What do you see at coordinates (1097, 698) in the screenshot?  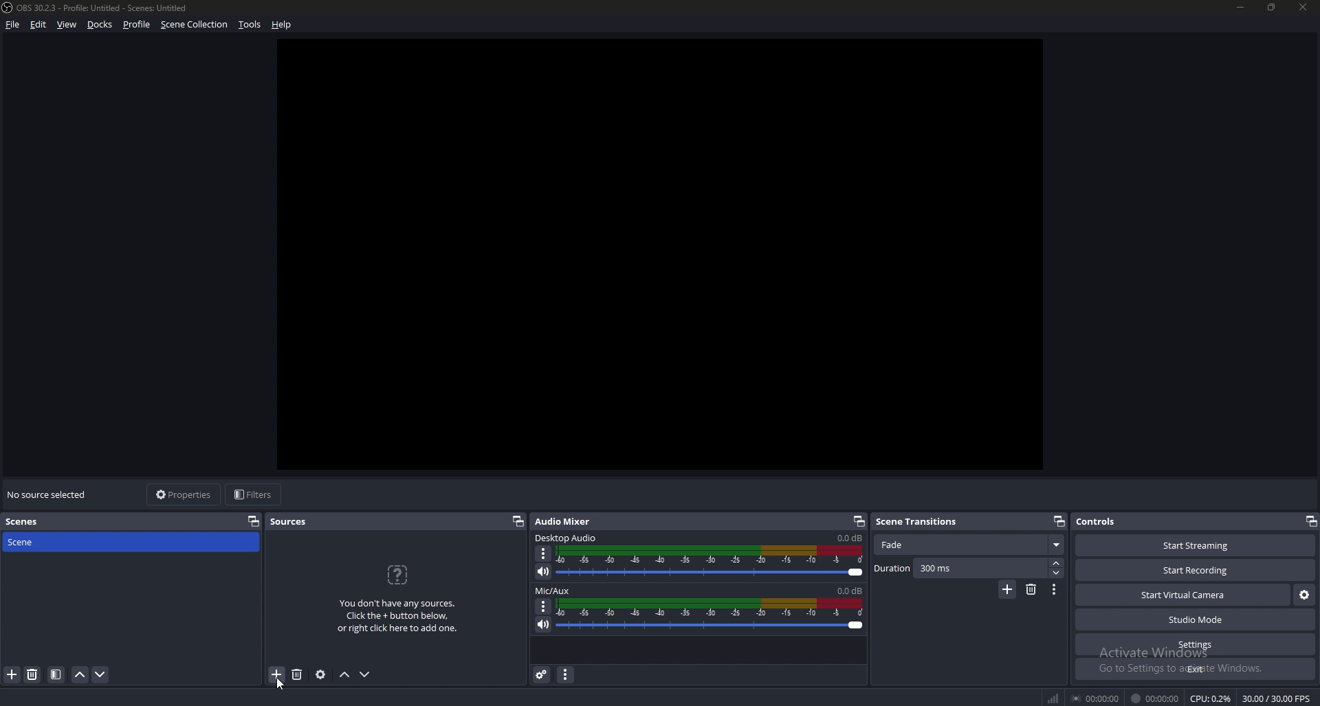 I see `00:00:00` at bounding box center [1097, 698].